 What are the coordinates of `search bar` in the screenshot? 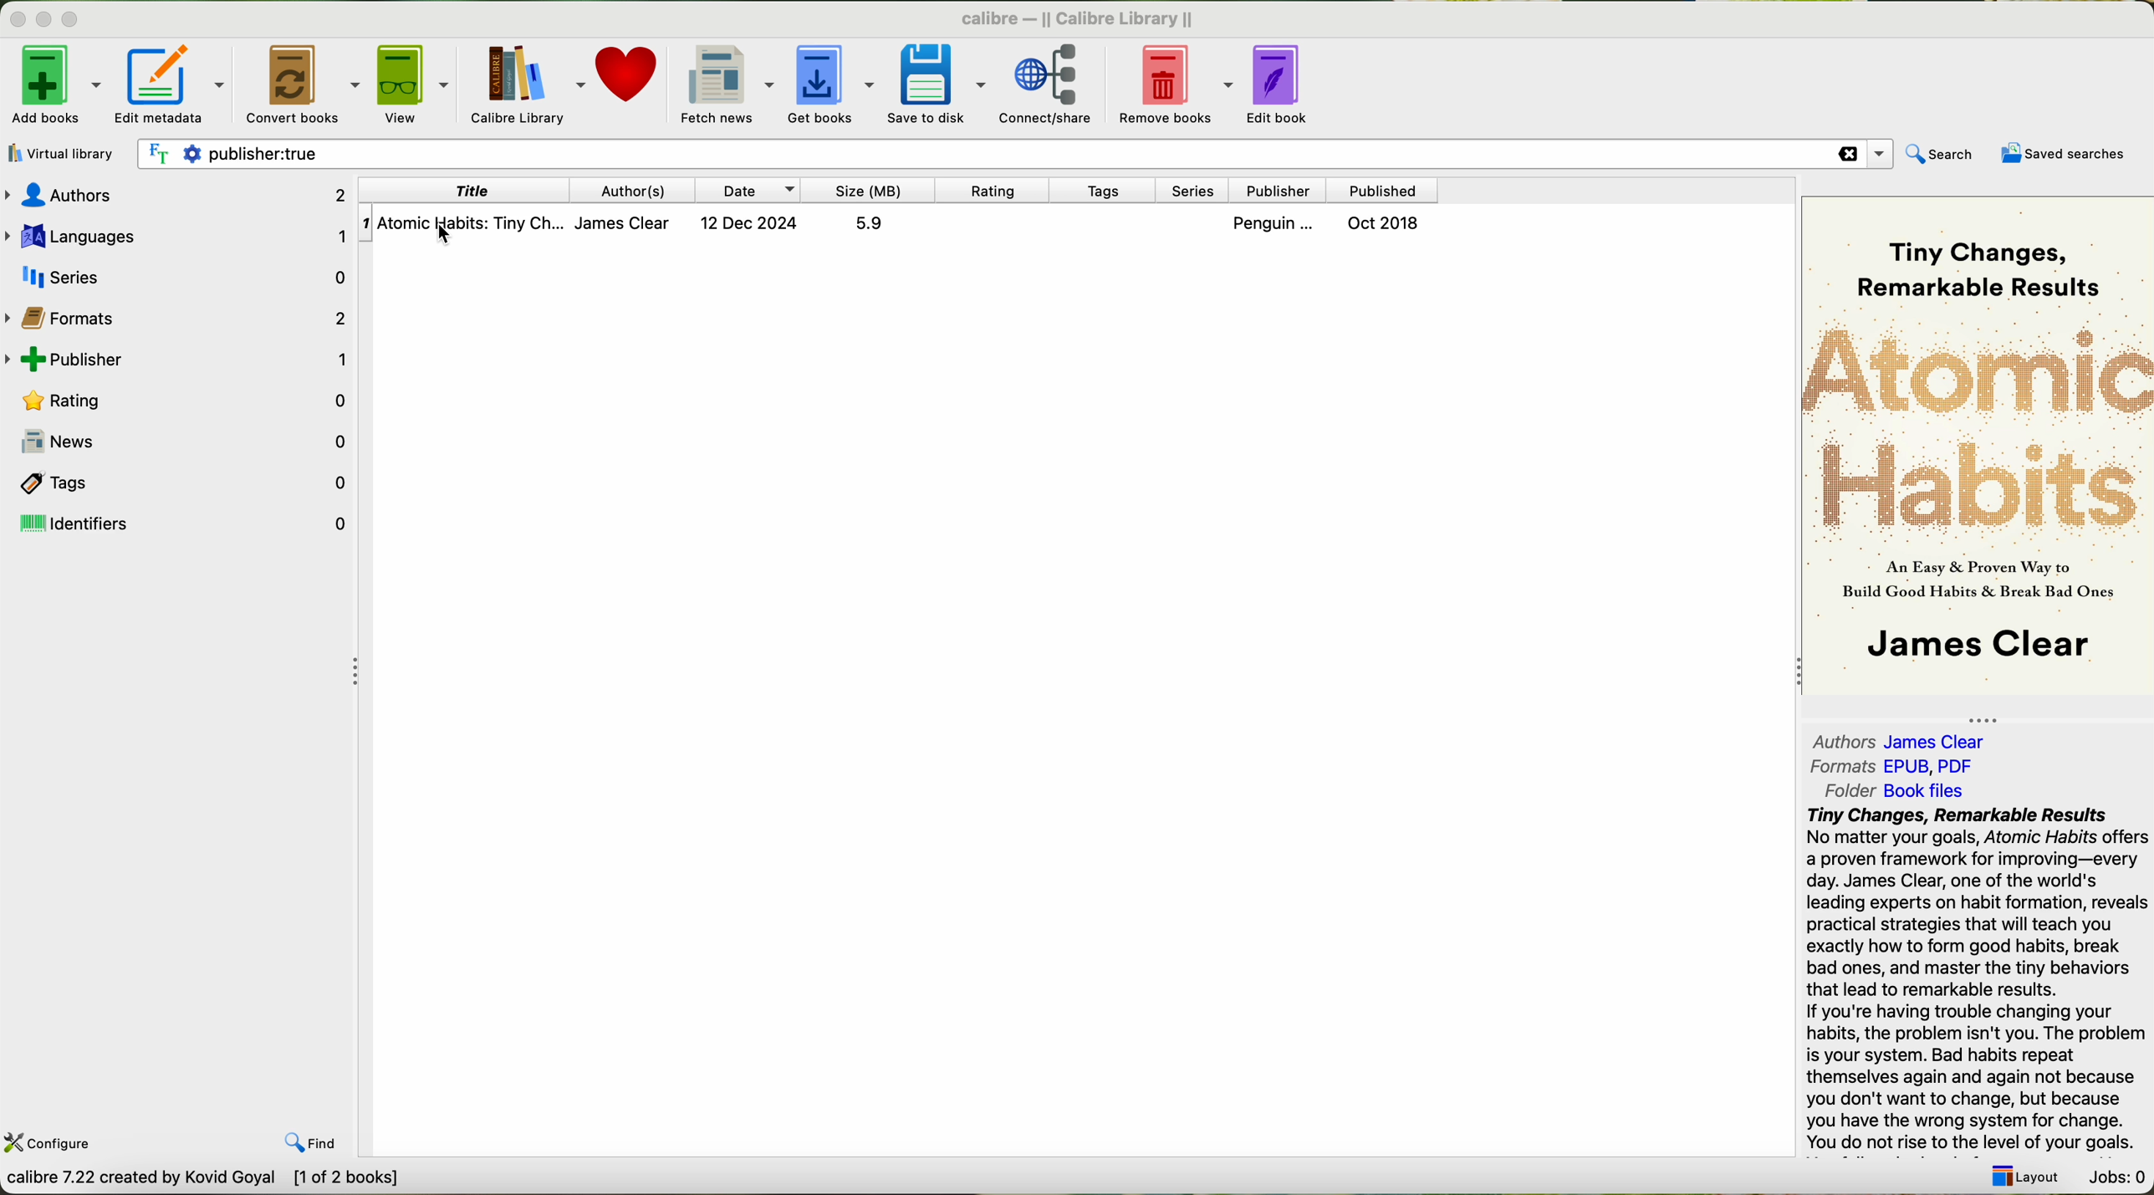 It's located at (1015, 156).